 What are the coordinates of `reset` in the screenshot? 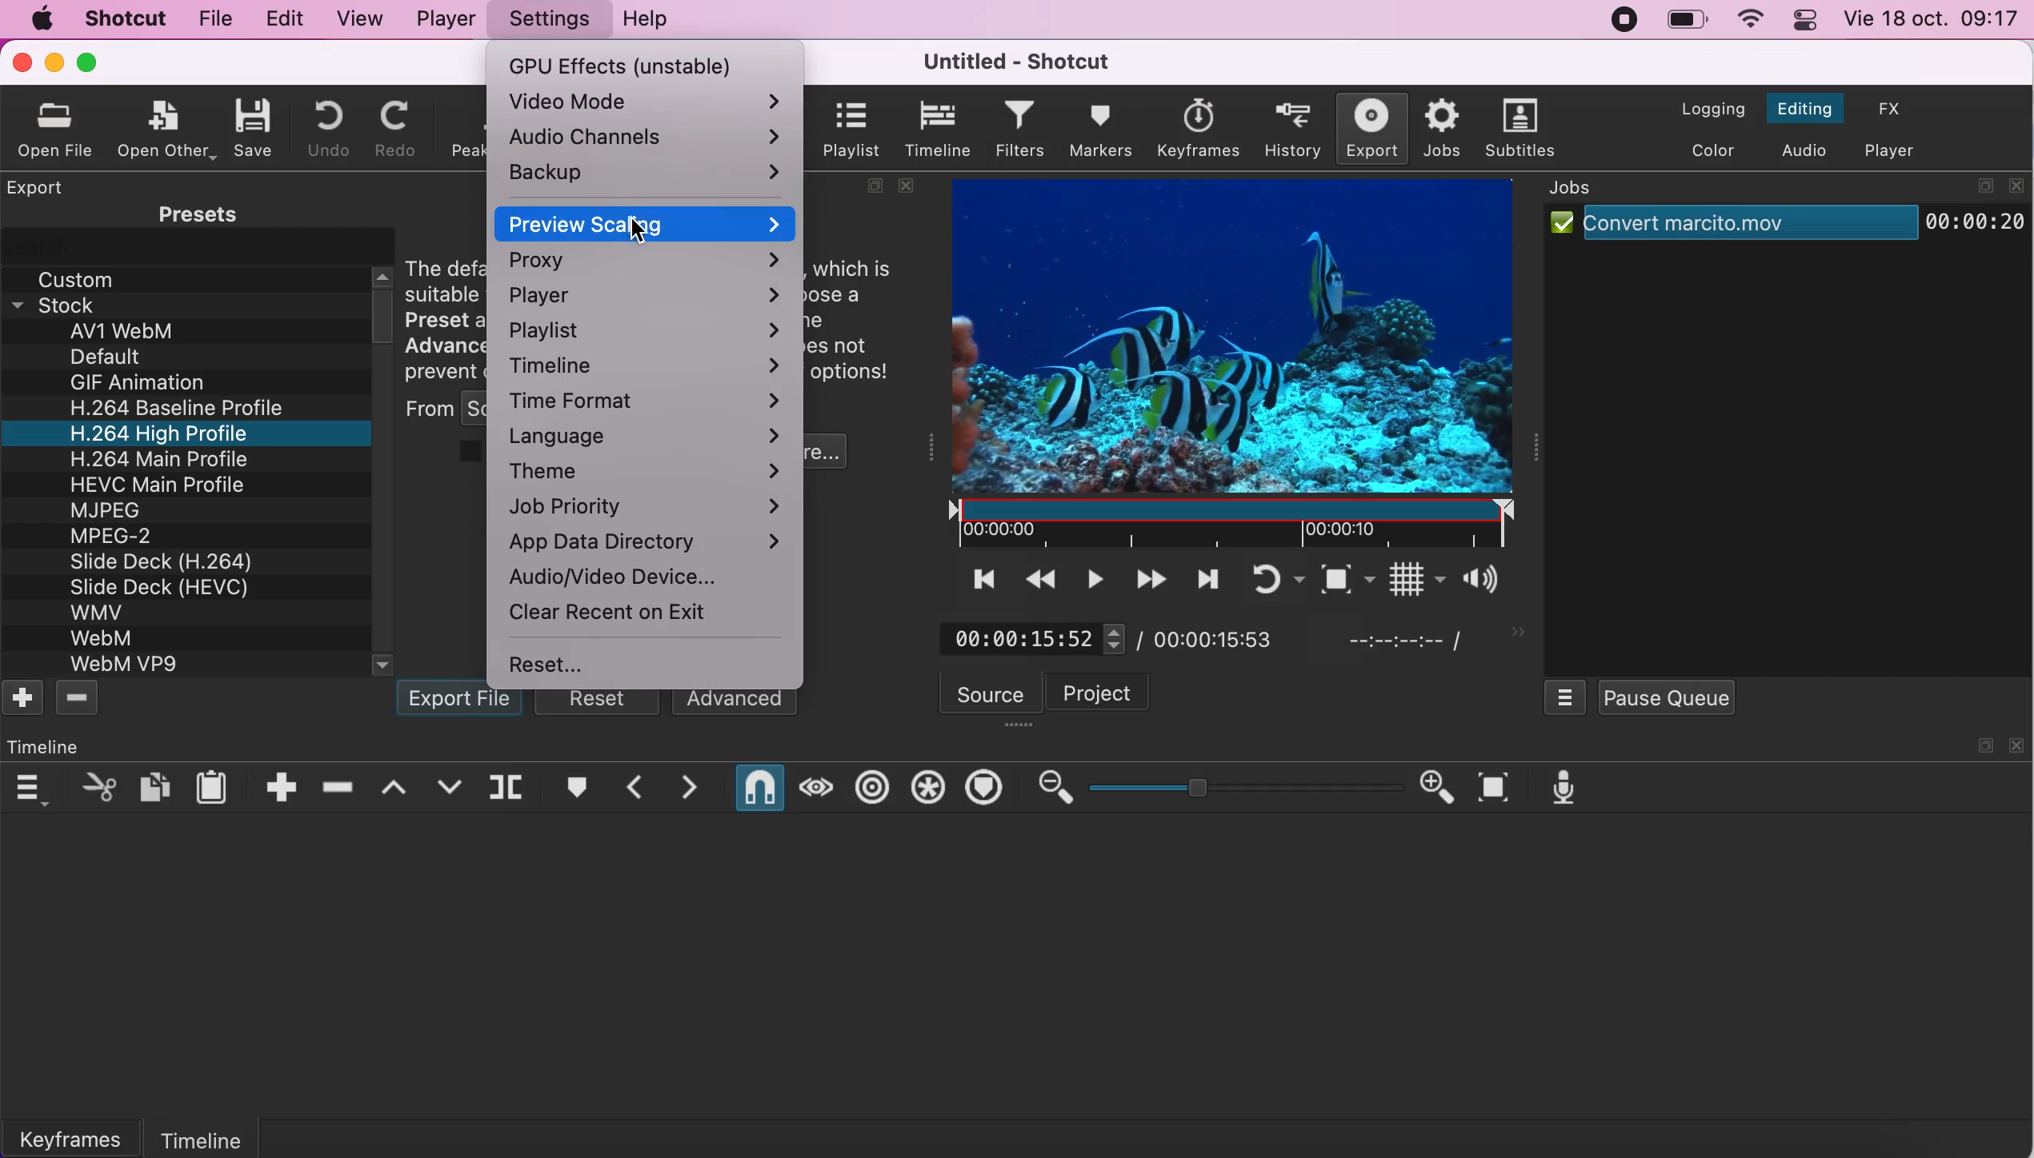 It's located at (603, 705).